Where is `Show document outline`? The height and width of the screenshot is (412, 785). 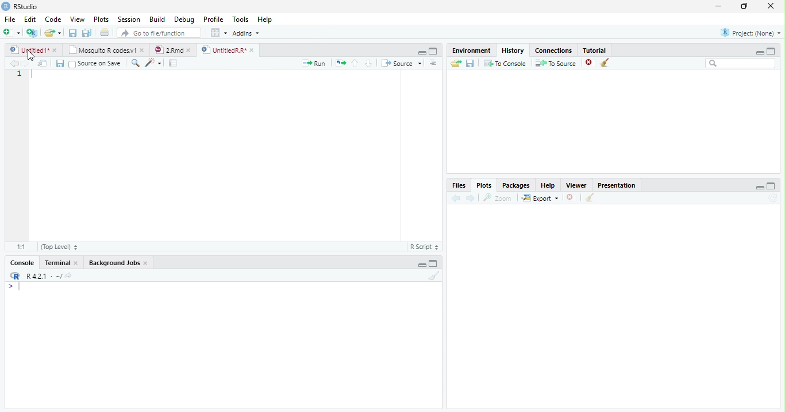 Show document outline is located at coordinates (433, 64).